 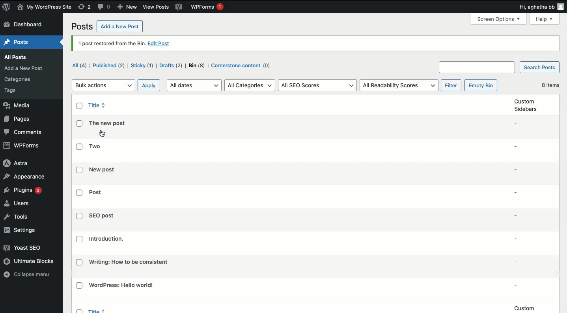 What do you see at coordinates (162, 7) in the screenshot?
I see `view posts` at bounding box center [162, 7].